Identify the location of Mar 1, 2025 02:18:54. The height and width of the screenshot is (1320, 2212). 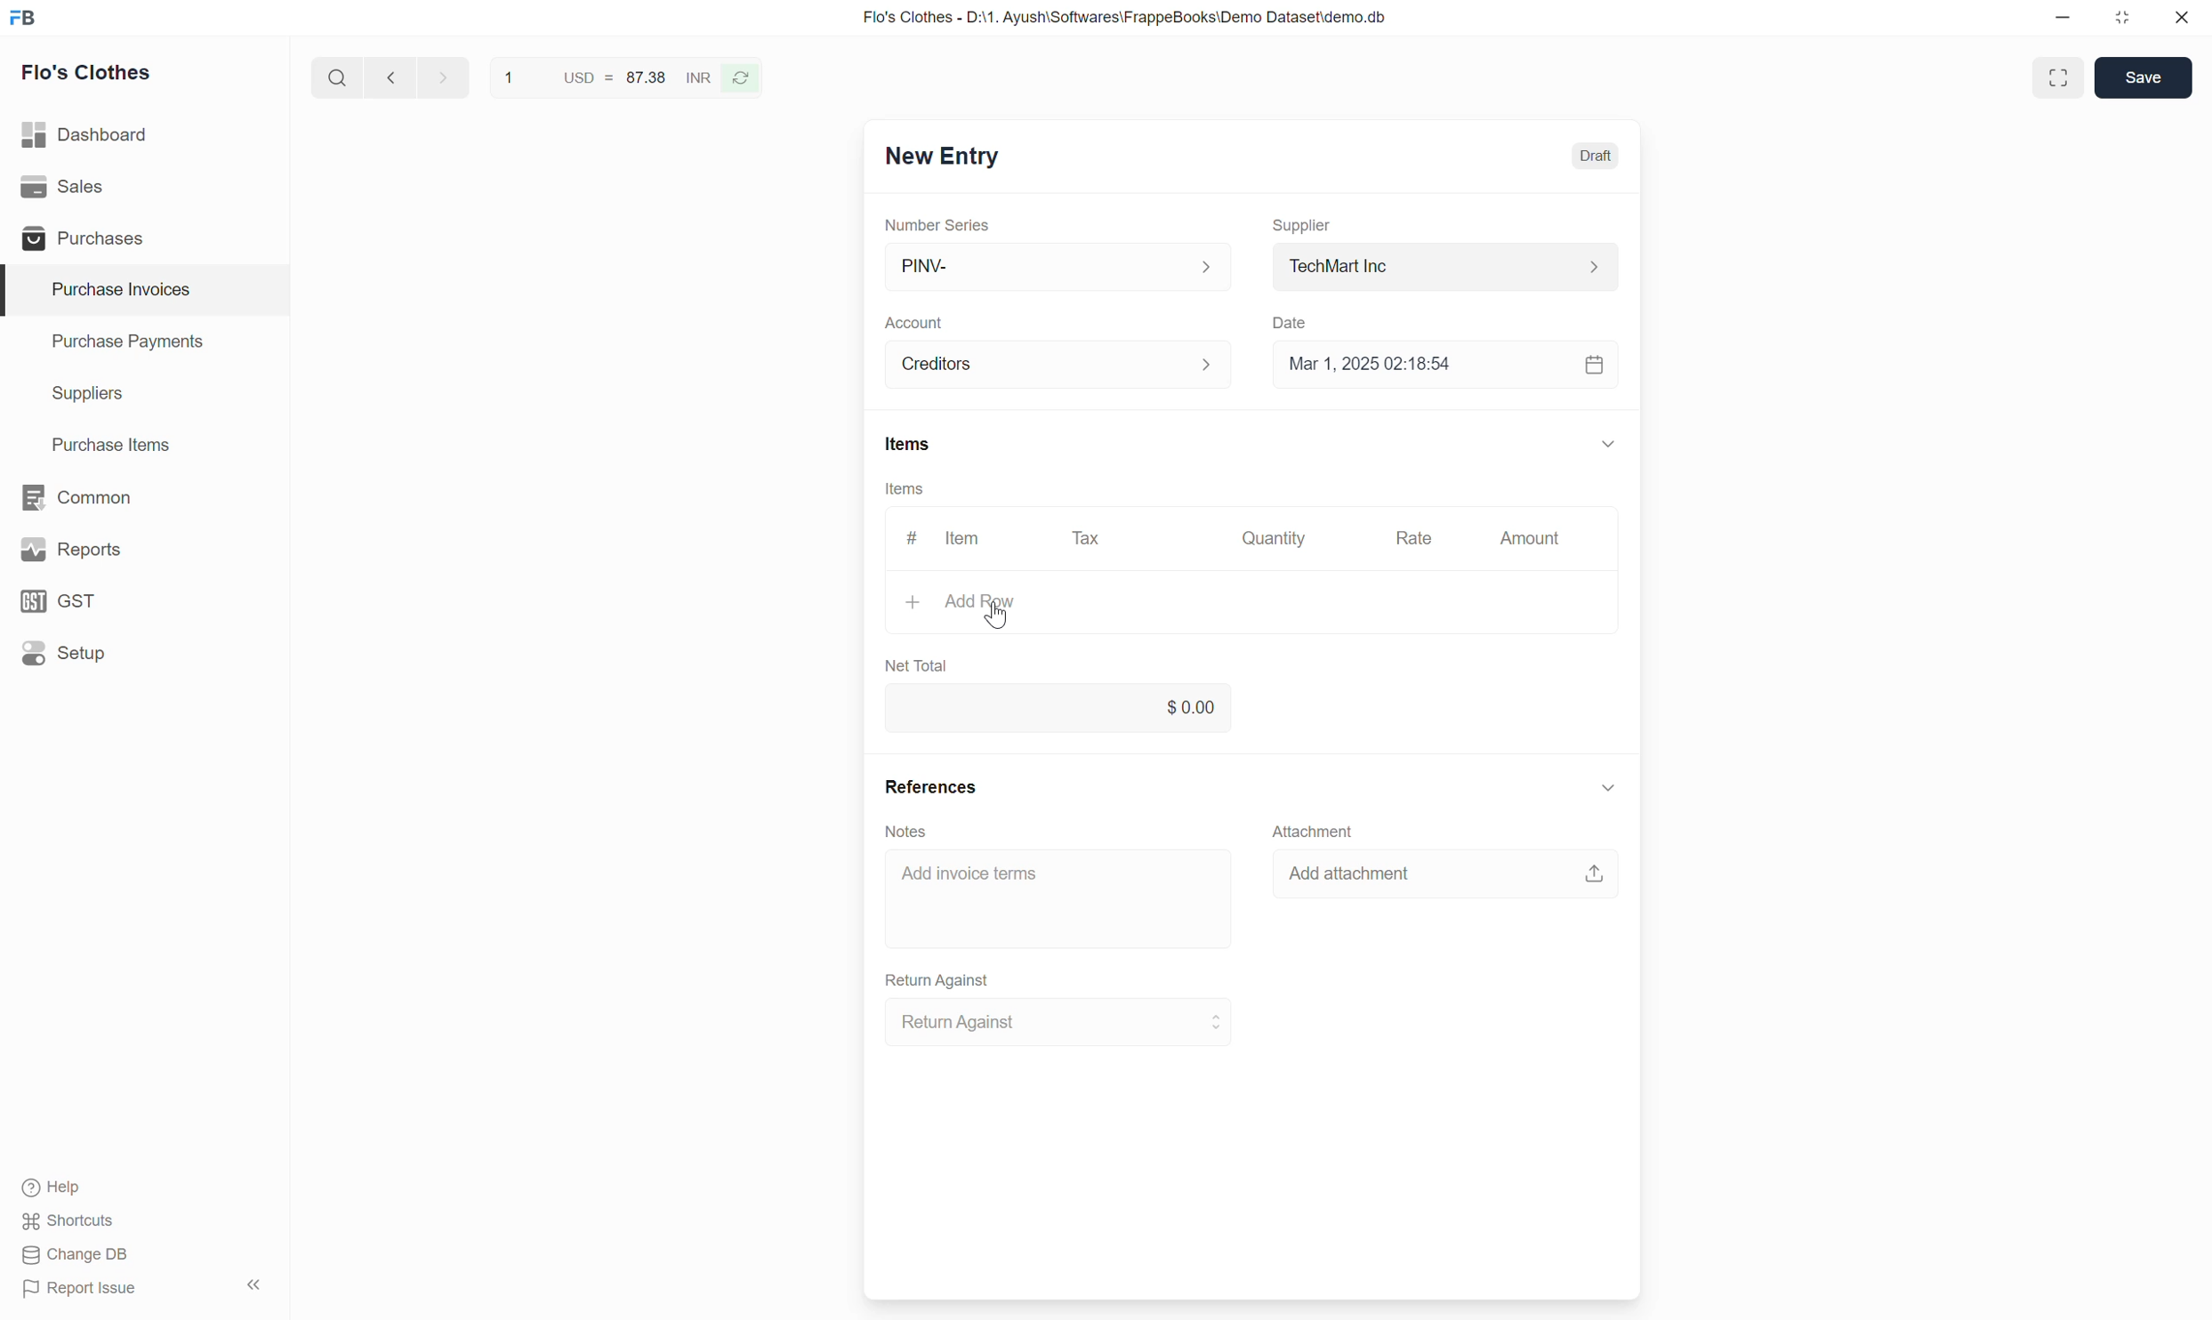
(1446, 365).